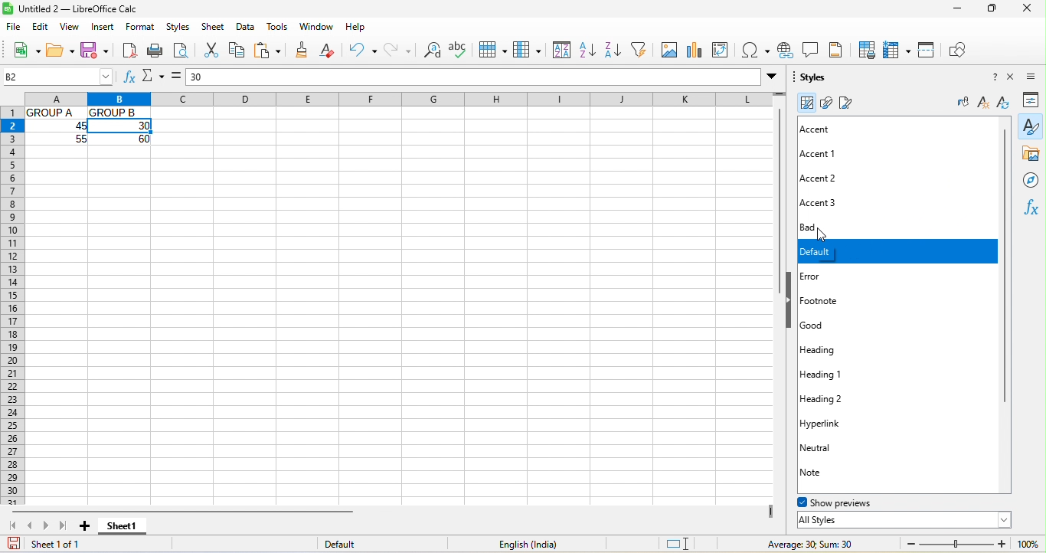  What do you see at coordinates (12, 306) in the screenshot?
I see `rows` at bounding box center [12, 306].